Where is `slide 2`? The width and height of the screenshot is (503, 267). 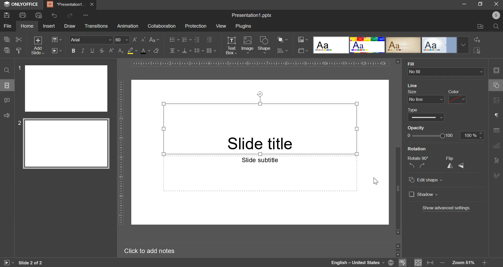
slide 2 is located at coordinates (64, 144).